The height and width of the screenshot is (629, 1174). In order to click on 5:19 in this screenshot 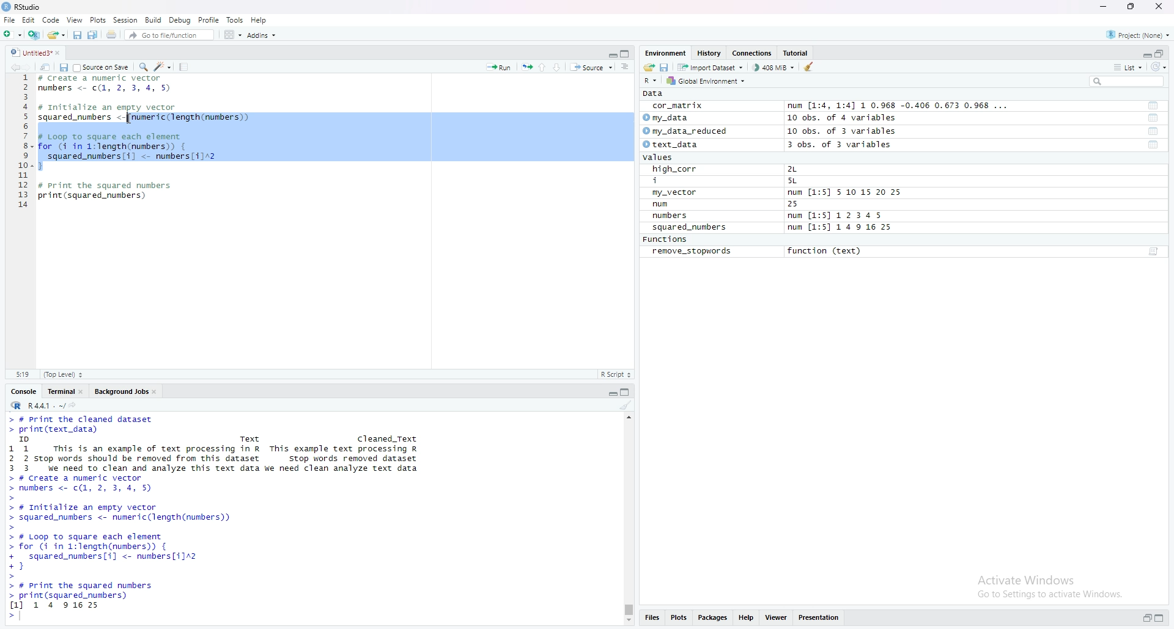, I will do `click(22, 374)`.